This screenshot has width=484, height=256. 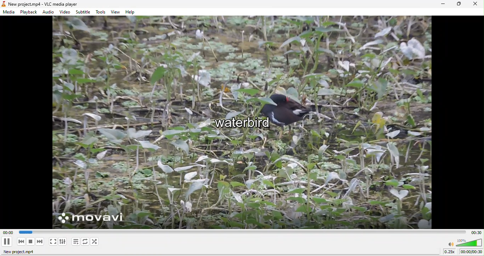 What do you see at coordinates (457, 5) in the screenshot?
I see `maximize` at bounding box center [457, 5].